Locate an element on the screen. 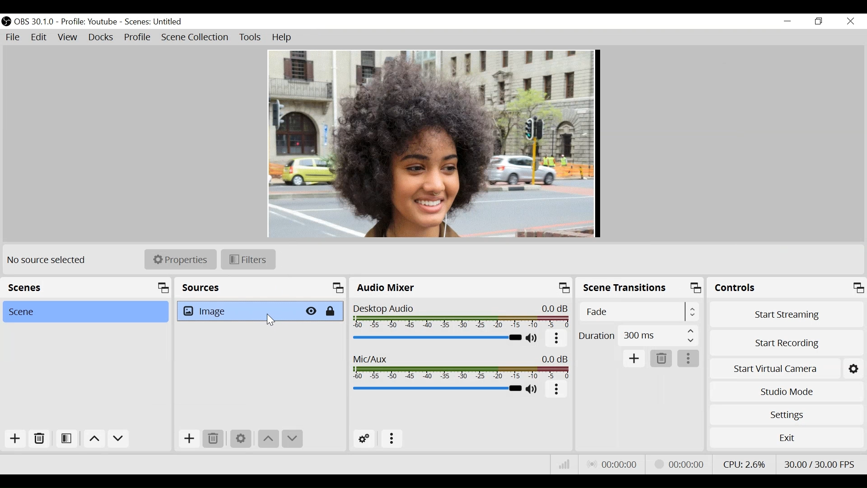 This screenshot has width=867, height=488. Delete is located at coordinates (213, 439).